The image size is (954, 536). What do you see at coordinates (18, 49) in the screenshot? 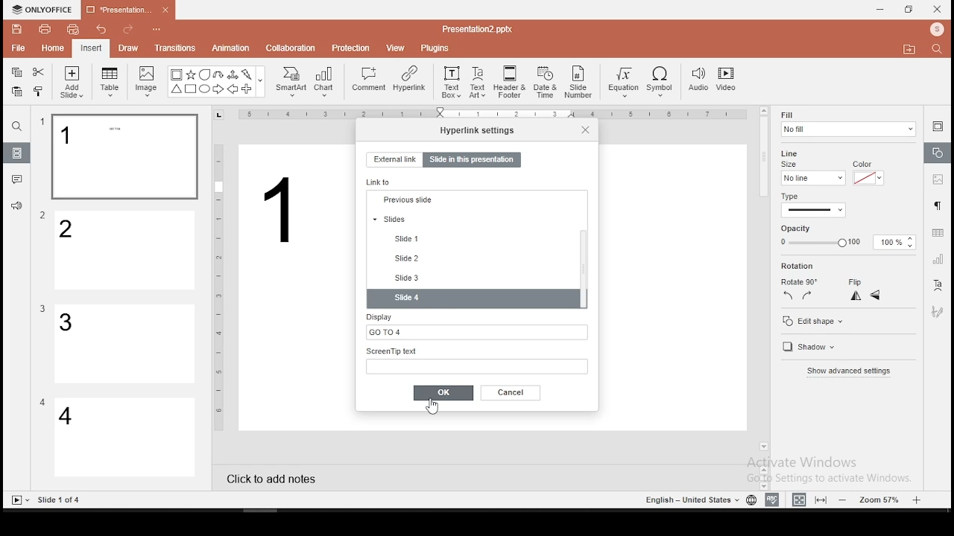
I see `file` at bounding box center [18, 49].